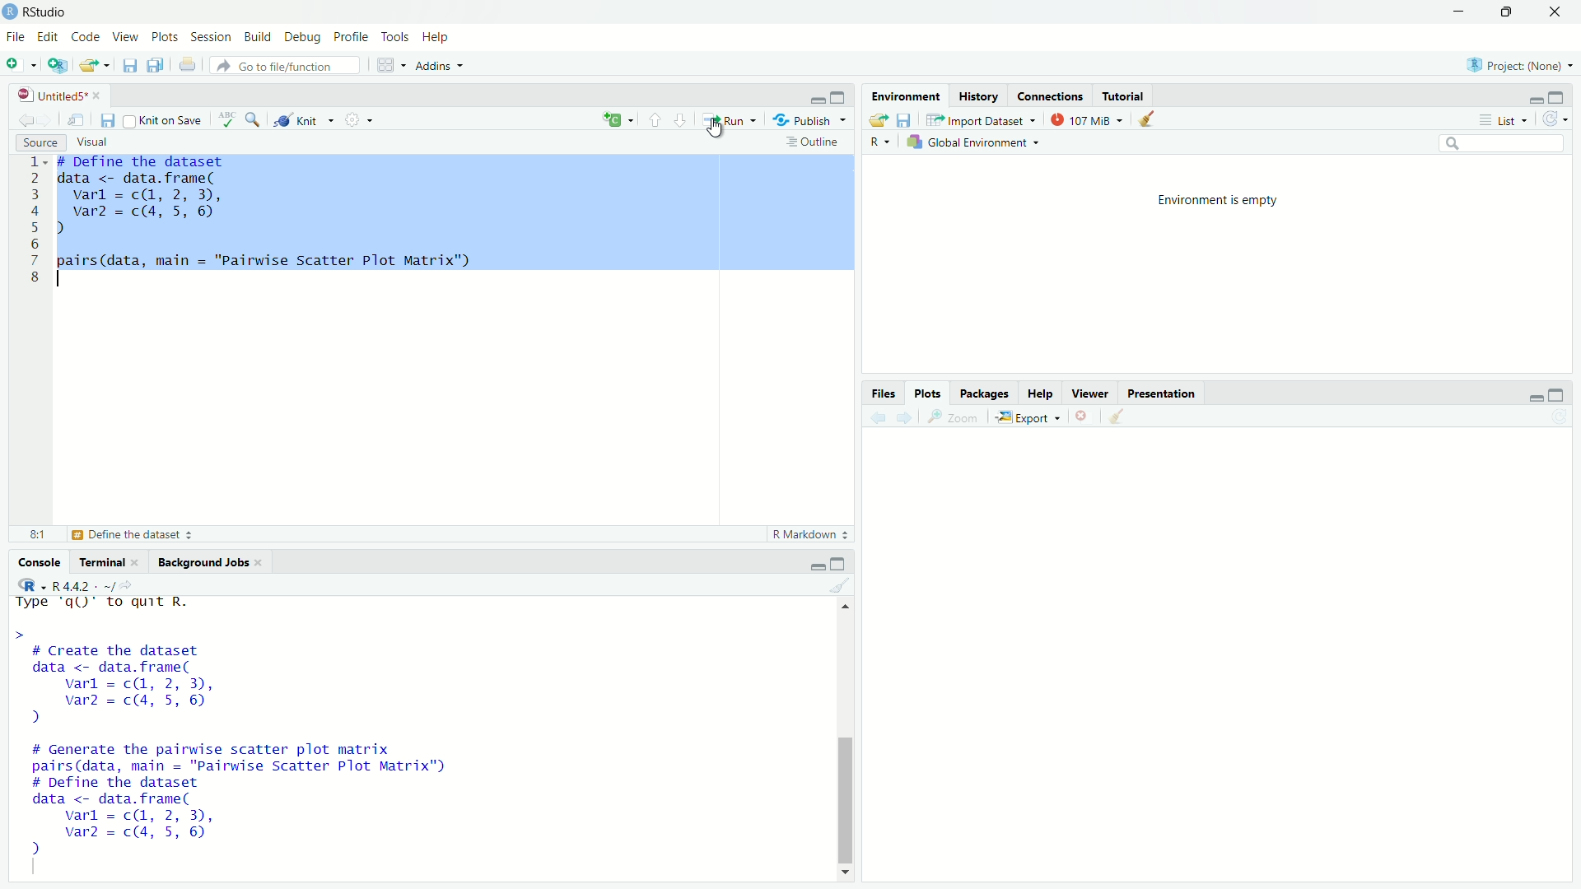 The width and height of the screenshot is (1581, 889). Describe the element at coordinates (284, 64) in the screenshot. I see `Go to file/function` at that location.